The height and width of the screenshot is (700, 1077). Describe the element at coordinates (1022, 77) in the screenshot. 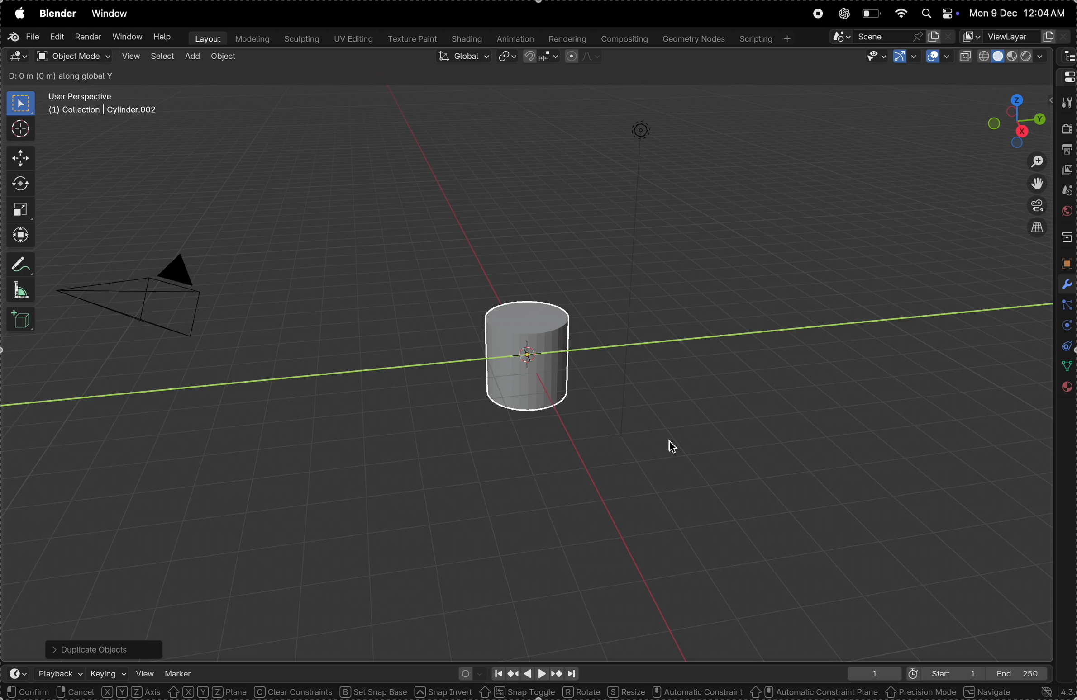

I see `options` at that location.